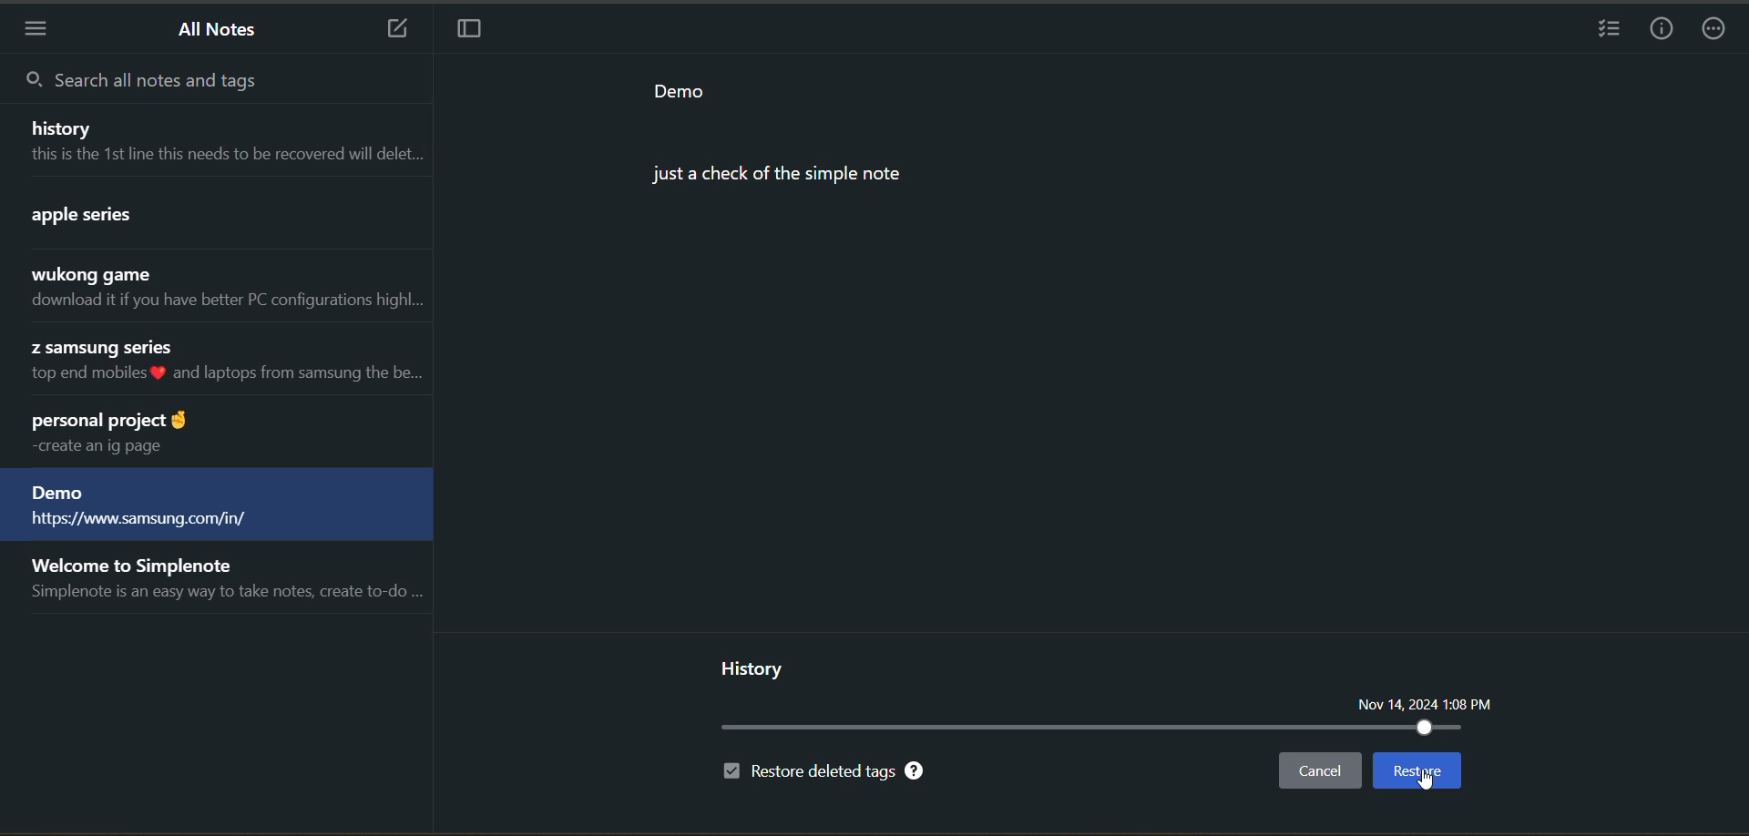 The height and width of the screenshot is (836, 1749). I want to click on note title and preview, so click(216, 506).